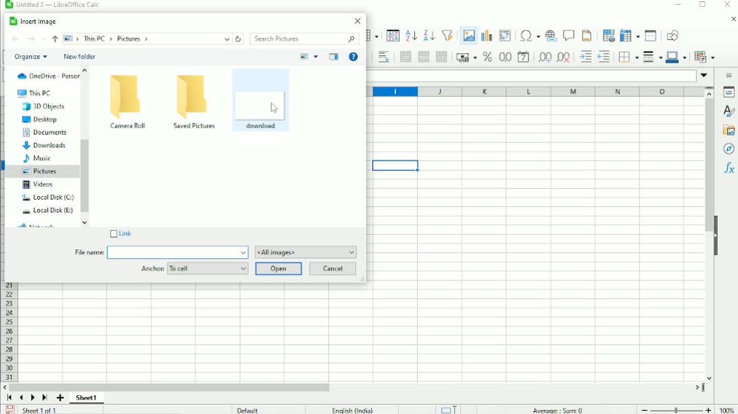  Describe the element at coordinates (48, 77) in the screenshot. I see `OneDrive-Personal` at that location.